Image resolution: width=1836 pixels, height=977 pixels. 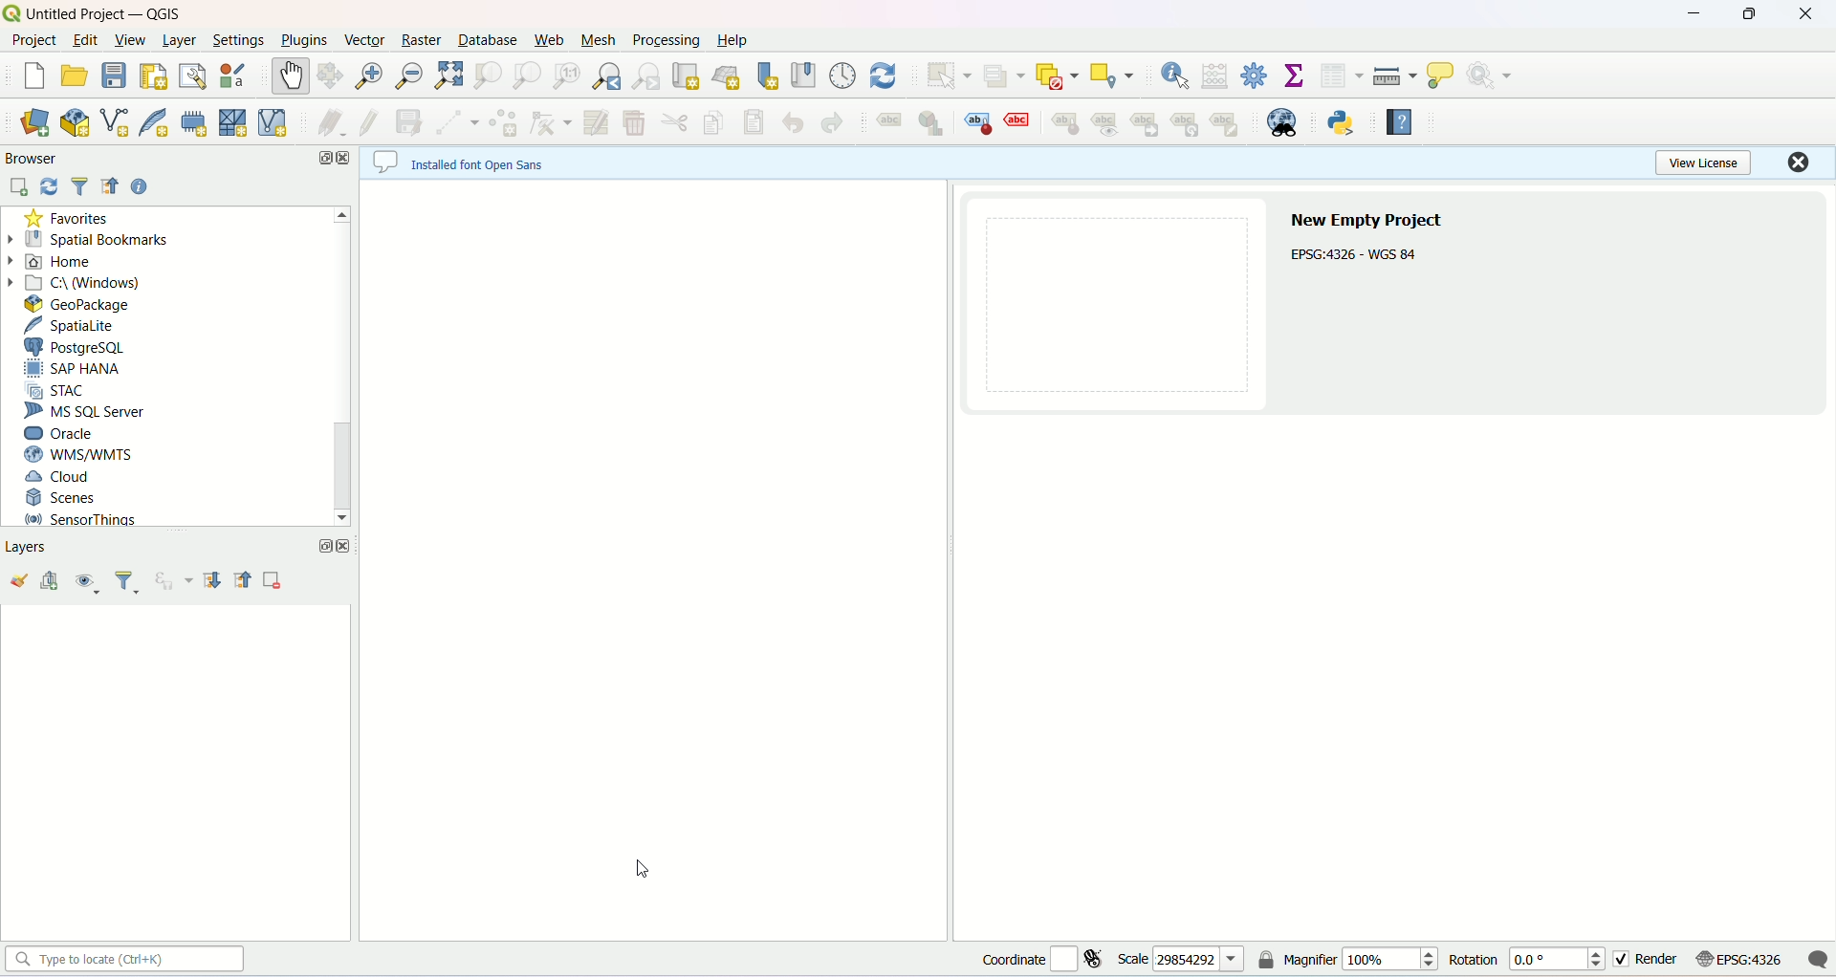 What do you see at coordinates (891, 123) in the screenshot?
I see `layer labelling options` at bounding box center [891, 123].